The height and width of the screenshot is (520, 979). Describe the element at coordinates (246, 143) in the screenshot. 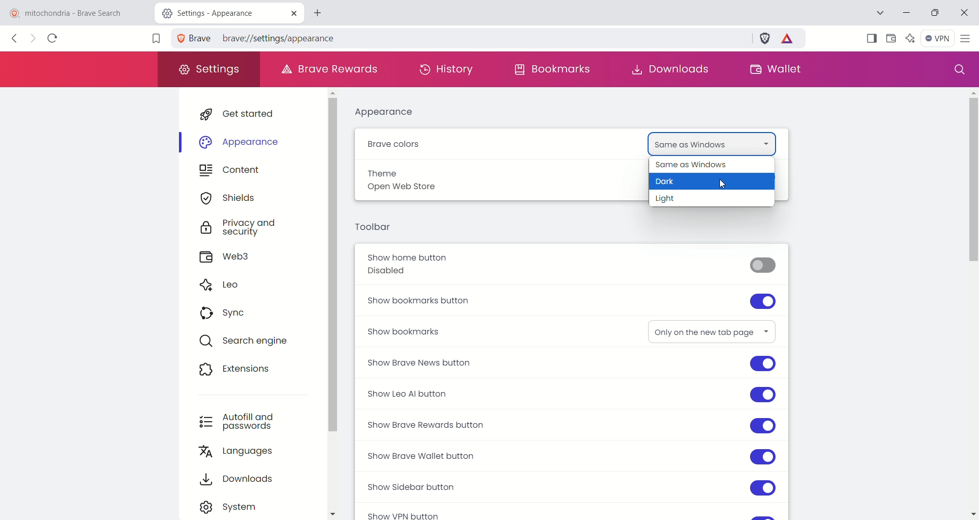

I see `appearance` at that location.